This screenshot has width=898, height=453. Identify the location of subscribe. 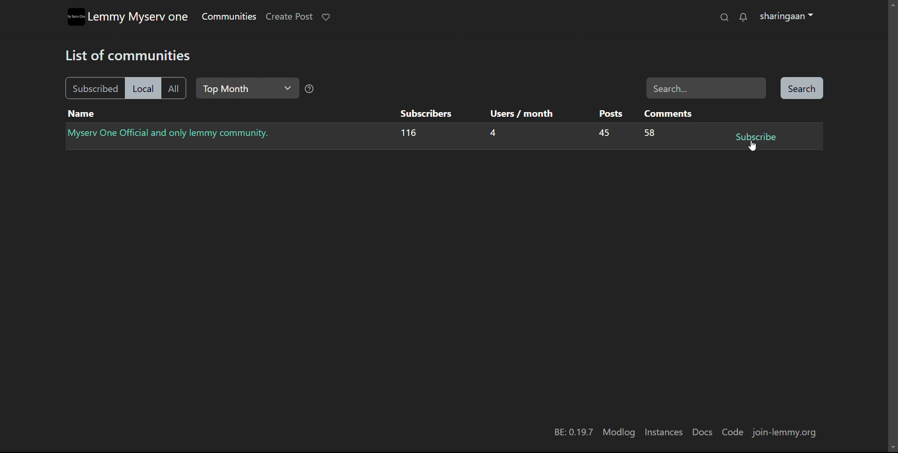
(755, 137).